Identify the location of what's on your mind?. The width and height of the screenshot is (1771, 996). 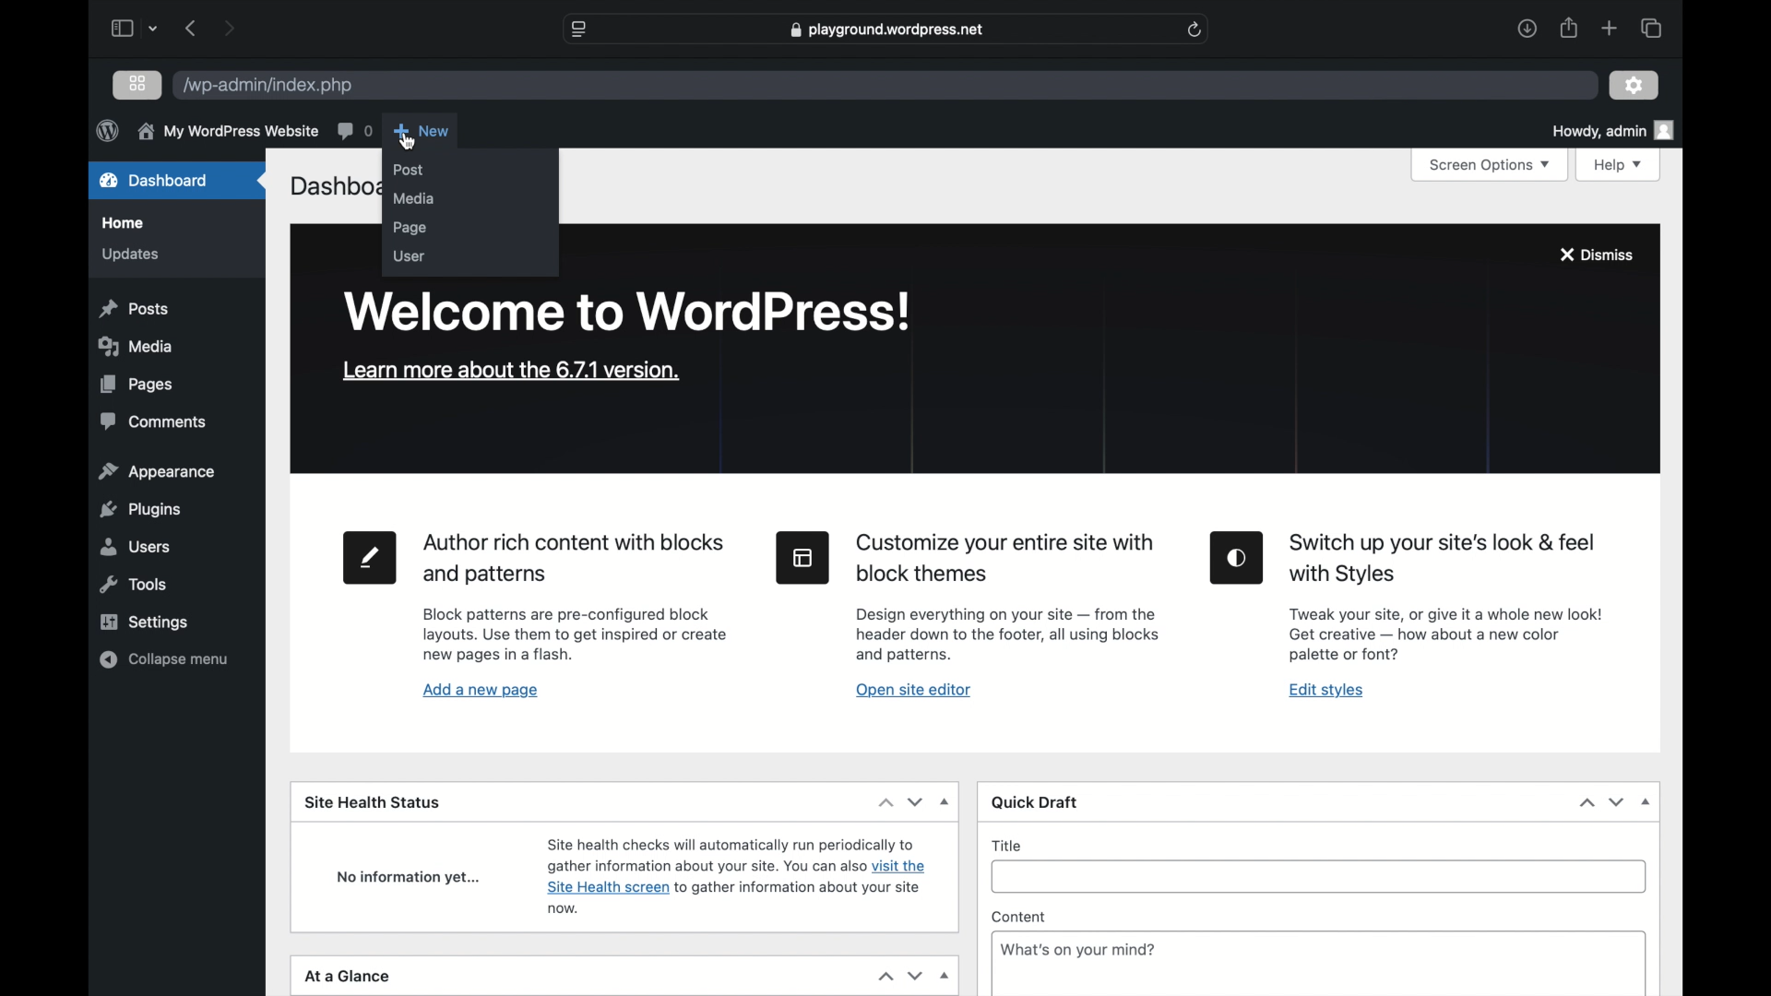
(1077, 949).